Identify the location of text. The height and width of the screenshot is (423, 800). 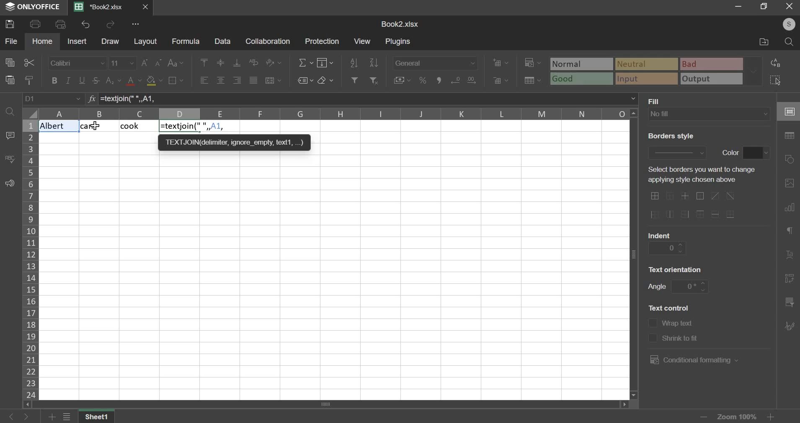
(730, 152).